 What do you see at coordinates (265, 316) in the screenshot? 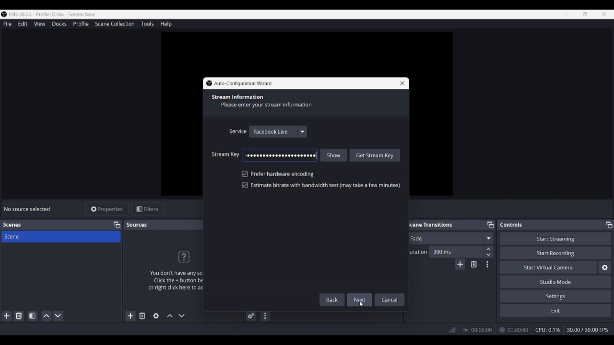
I see `Audio mixer menu` at bounding box center [265, 316].